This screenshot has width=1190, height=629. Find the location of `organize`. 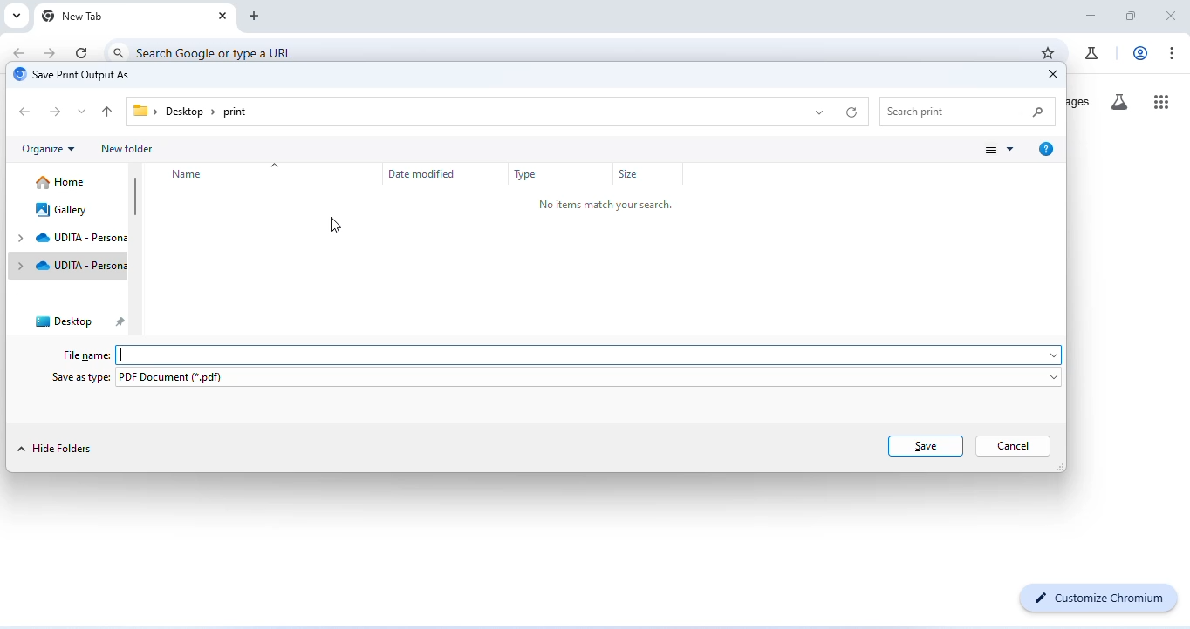

organize is located at coordinates (53, 150).